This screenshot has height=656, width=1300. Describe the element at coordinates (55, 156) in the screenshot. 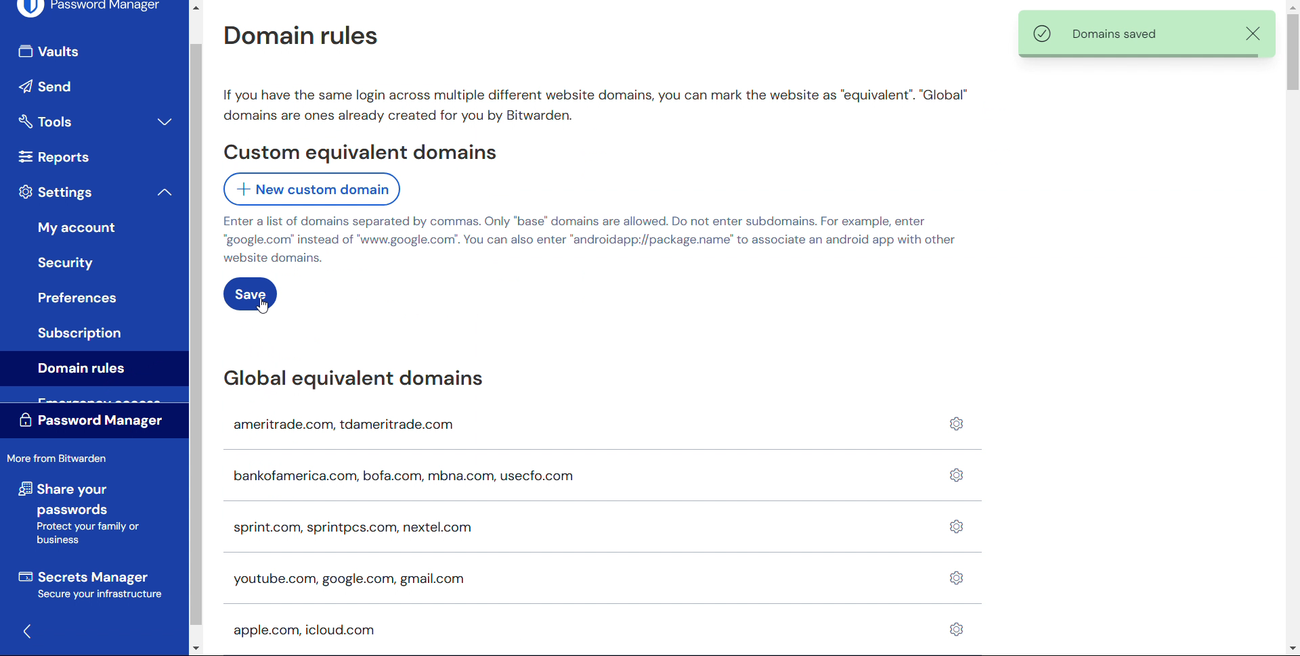

I see `reports ` at that location.